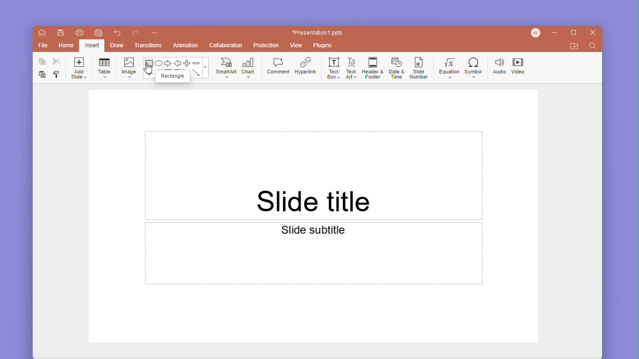 The width and height of the screenshot is (639, 359). Describe the element at coordinates (447, 66) in the screenshot. I see `equation` at that location.